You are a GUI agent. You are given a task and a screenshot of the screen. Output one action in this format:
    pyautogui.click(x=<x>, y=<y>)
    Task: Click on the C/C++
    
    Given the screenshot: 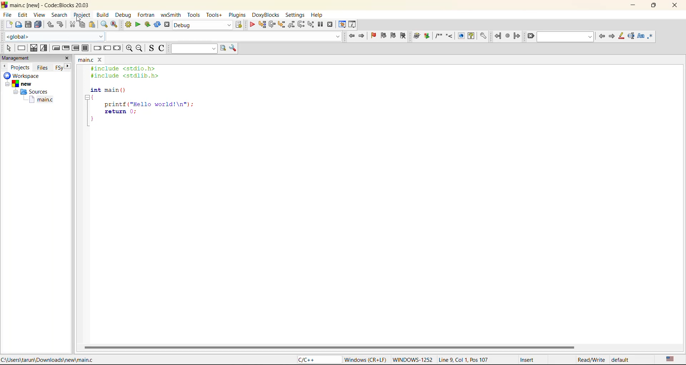 What is the action you would take?
    pyautogui.click(x=317, y=359)
    